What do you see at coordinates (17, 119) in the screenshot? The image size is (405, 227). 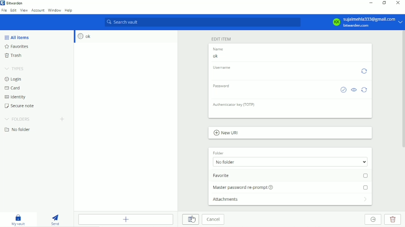 I see `Folders` at bounding box center [17, 119].